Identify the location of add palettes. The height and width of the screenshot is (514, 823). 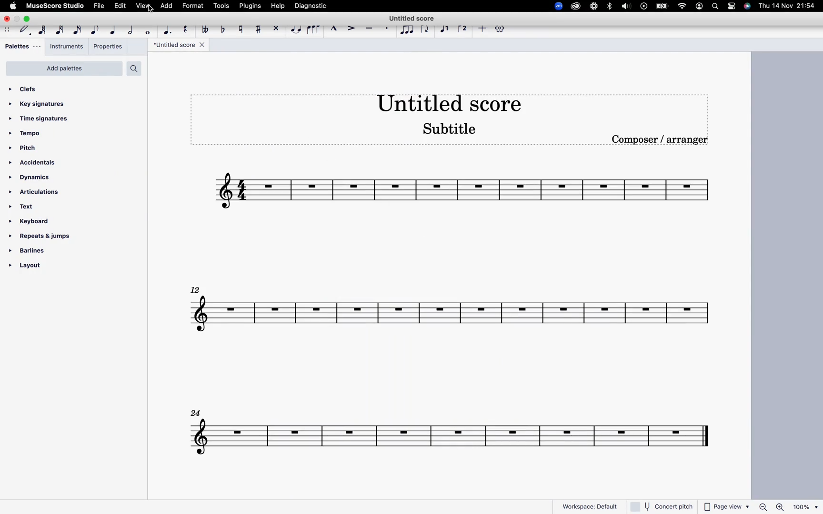
(65, 68).